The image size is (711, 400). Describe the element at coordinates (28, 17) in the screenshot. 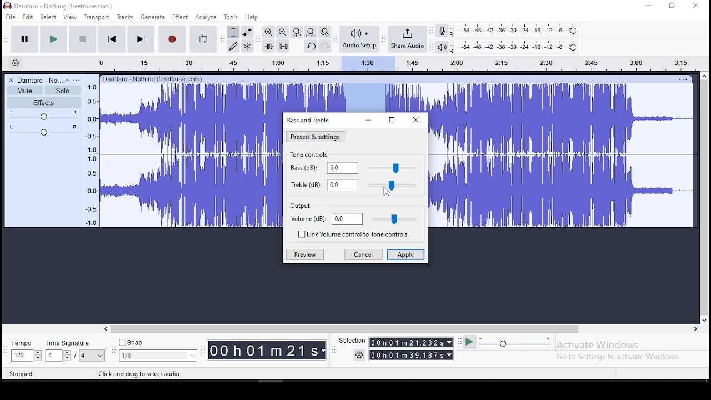

I see `edit` at that location.